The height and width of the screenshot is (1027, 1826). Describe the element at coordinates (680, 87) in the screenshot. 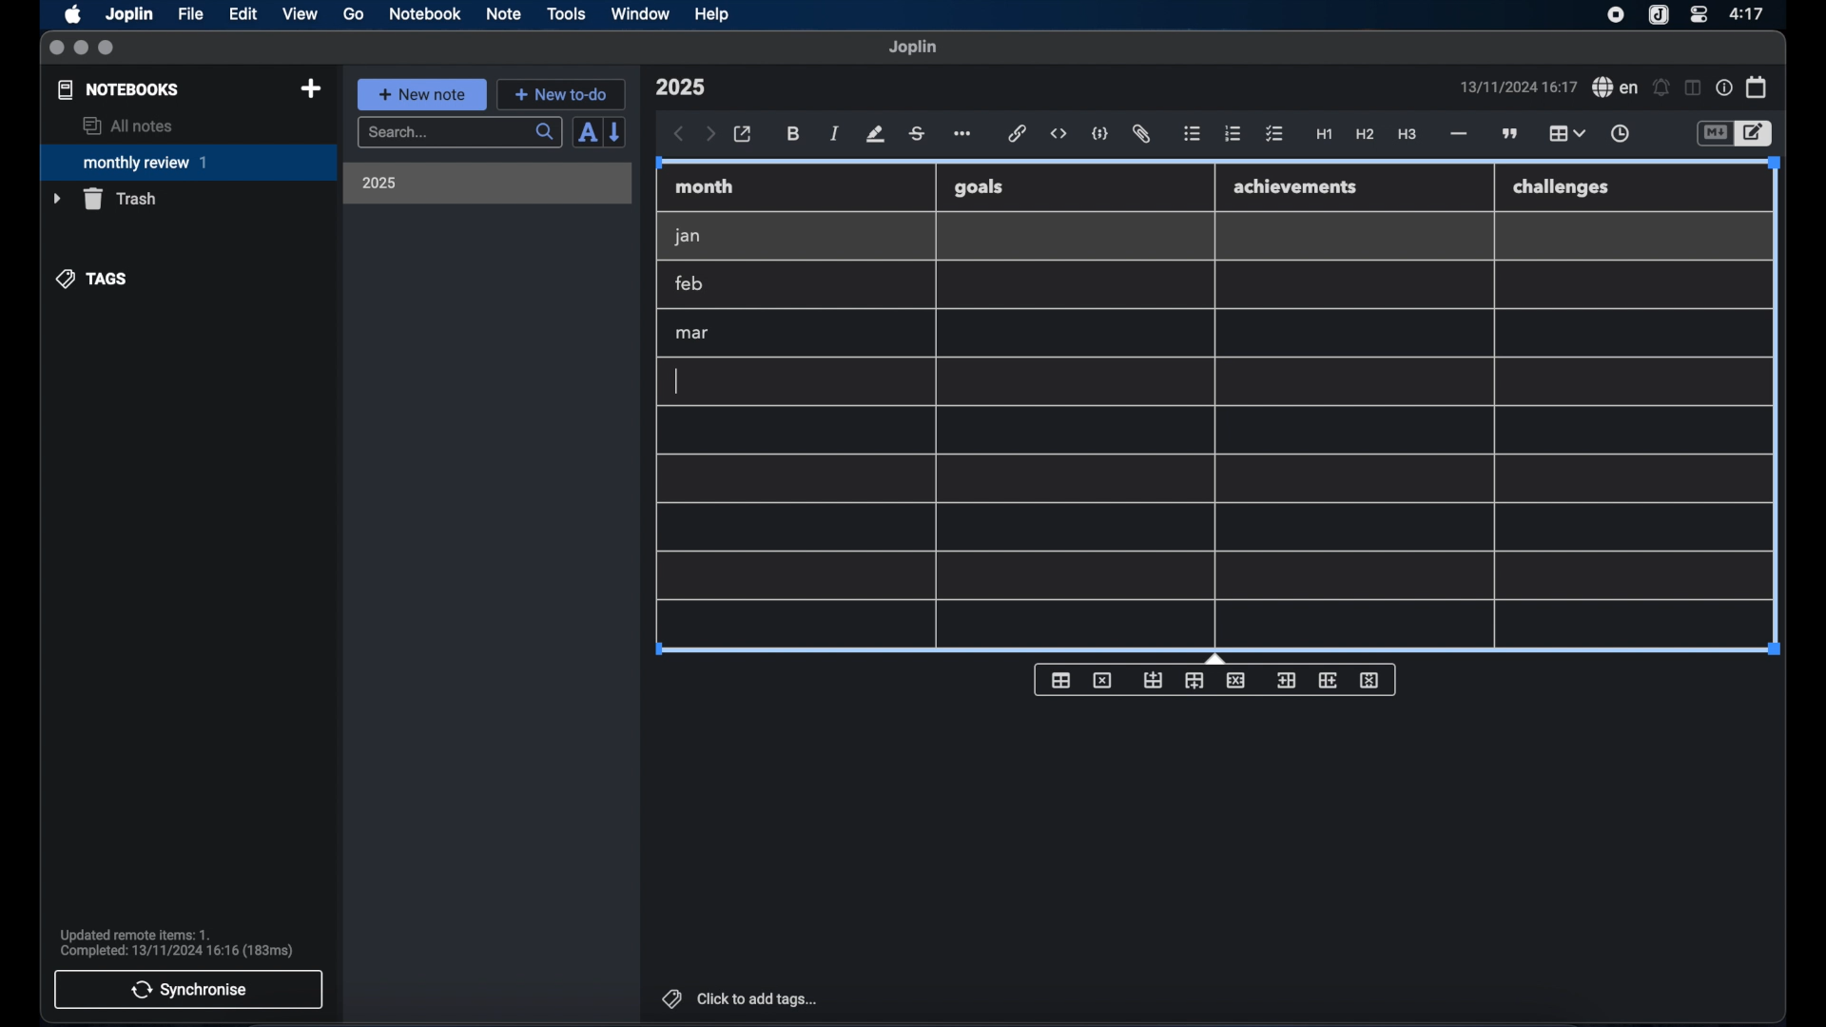

I see `note title` at that location.